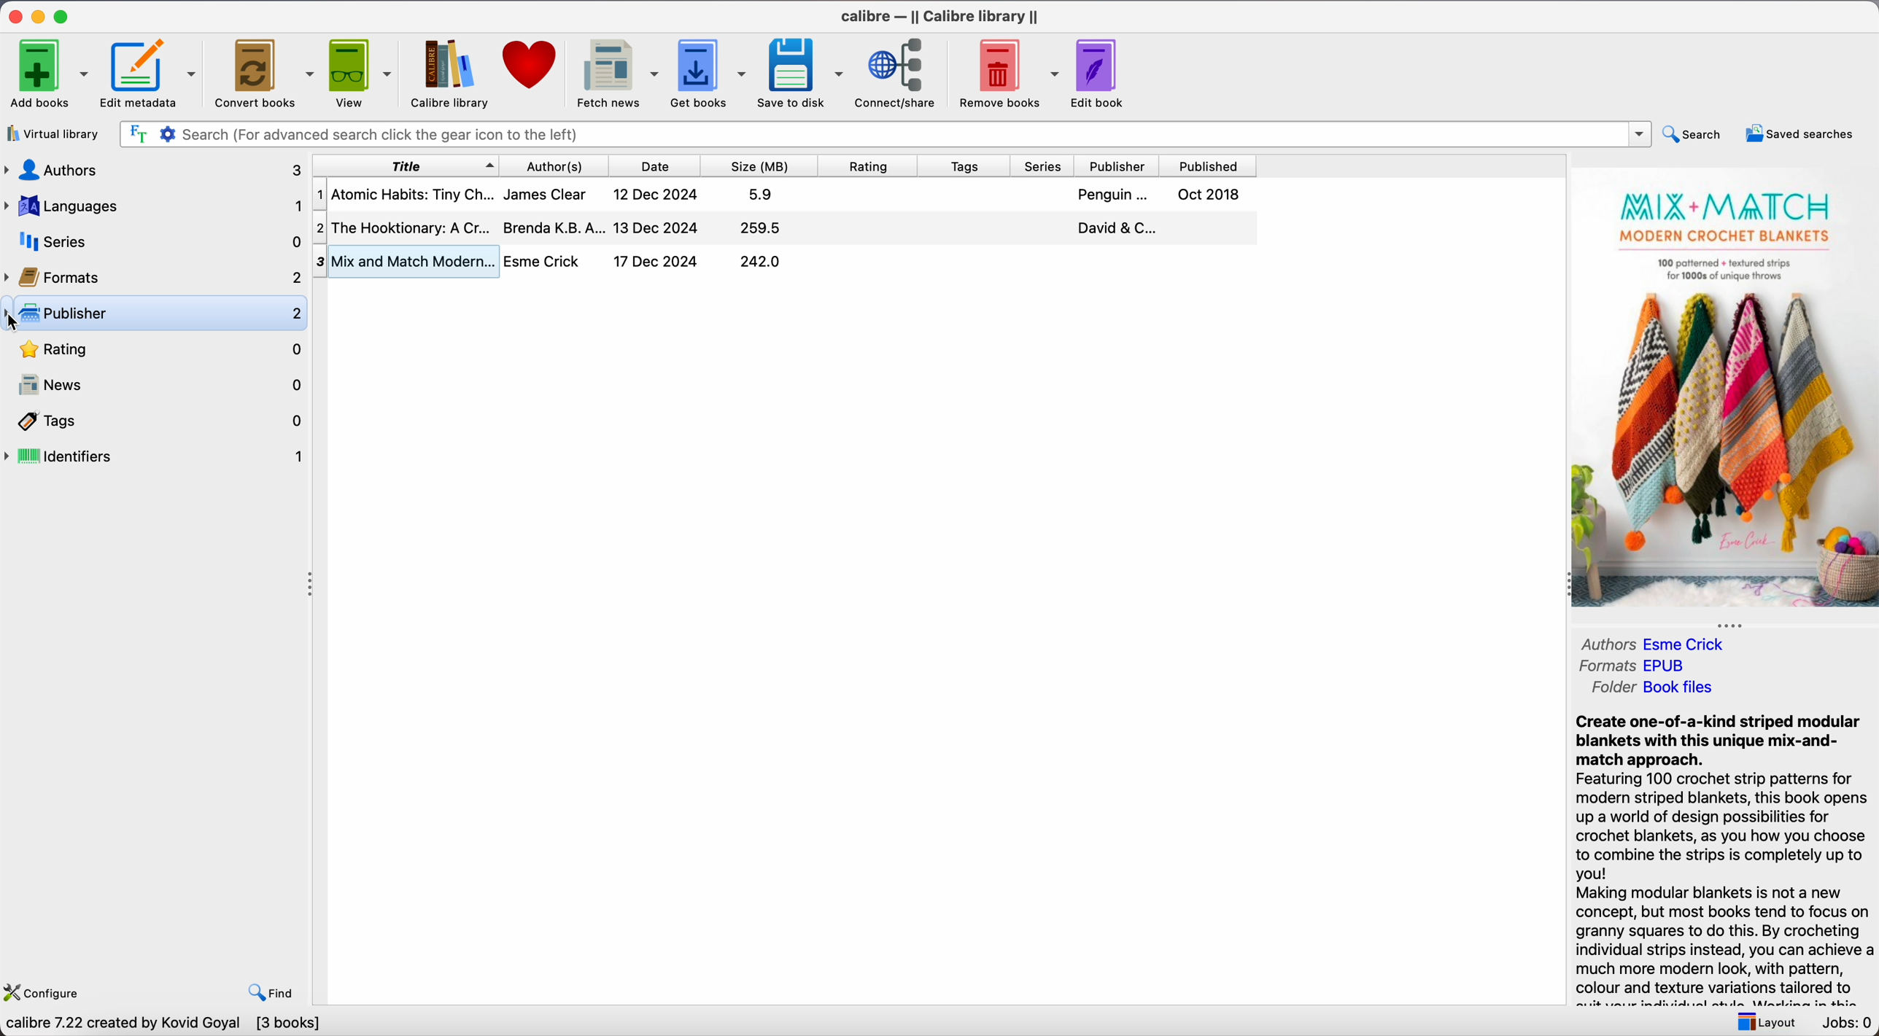  What do you see at coordinates (1723, 859) in the screenshot?
I see `synopsis` at bounding box center [1723, 859].